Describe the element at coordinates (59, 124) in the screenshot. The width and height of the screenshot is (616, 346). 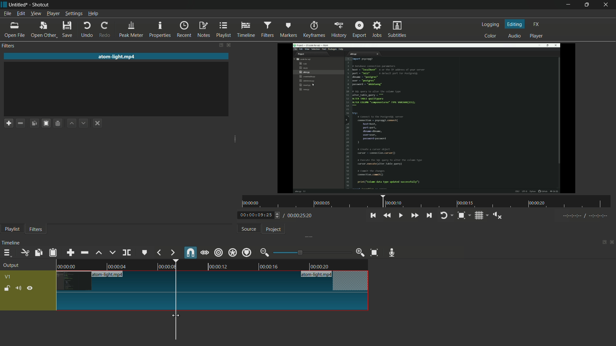
I see `save filter set` at that location.